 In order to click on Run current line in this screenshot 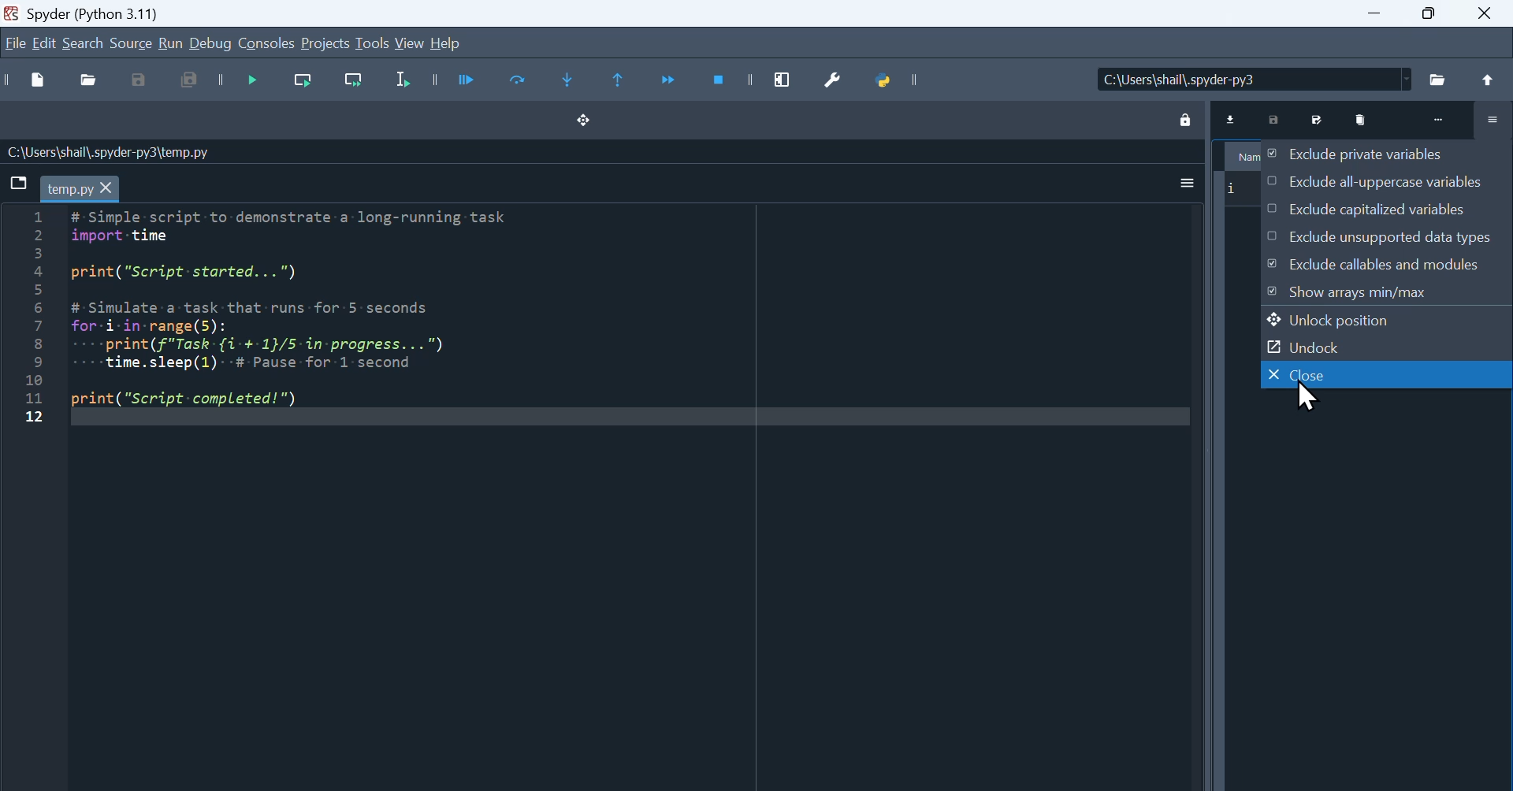, I will do `click(303, 80)`.